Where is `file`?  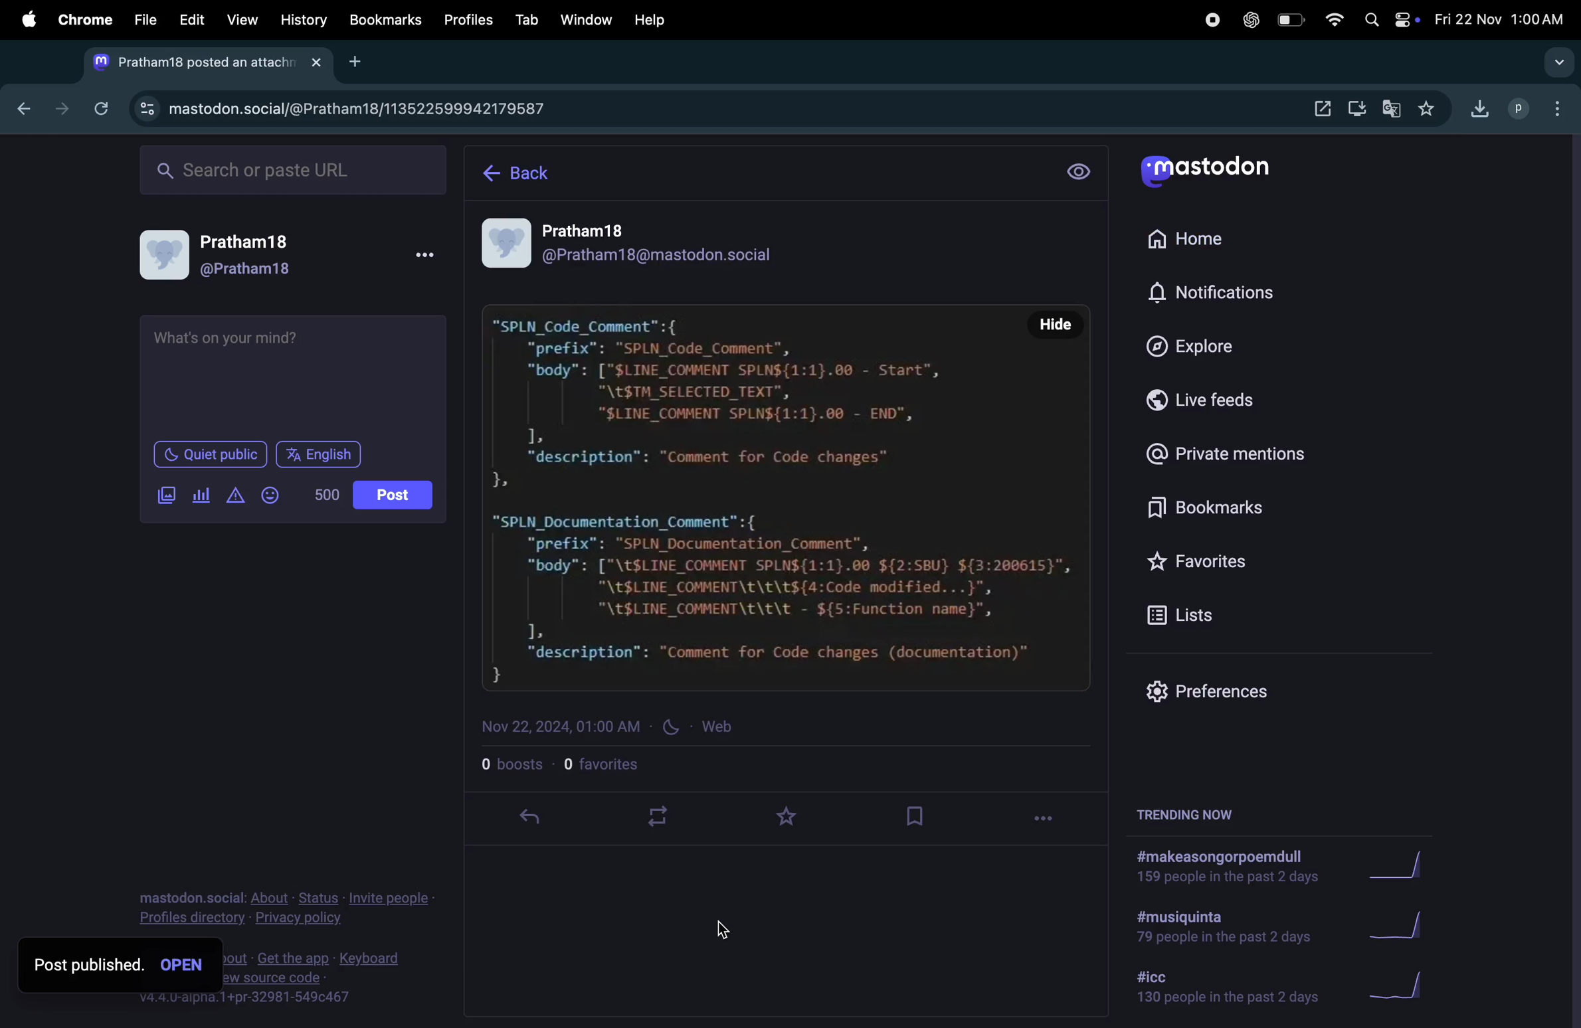 file is located at coordinates (141, 21).